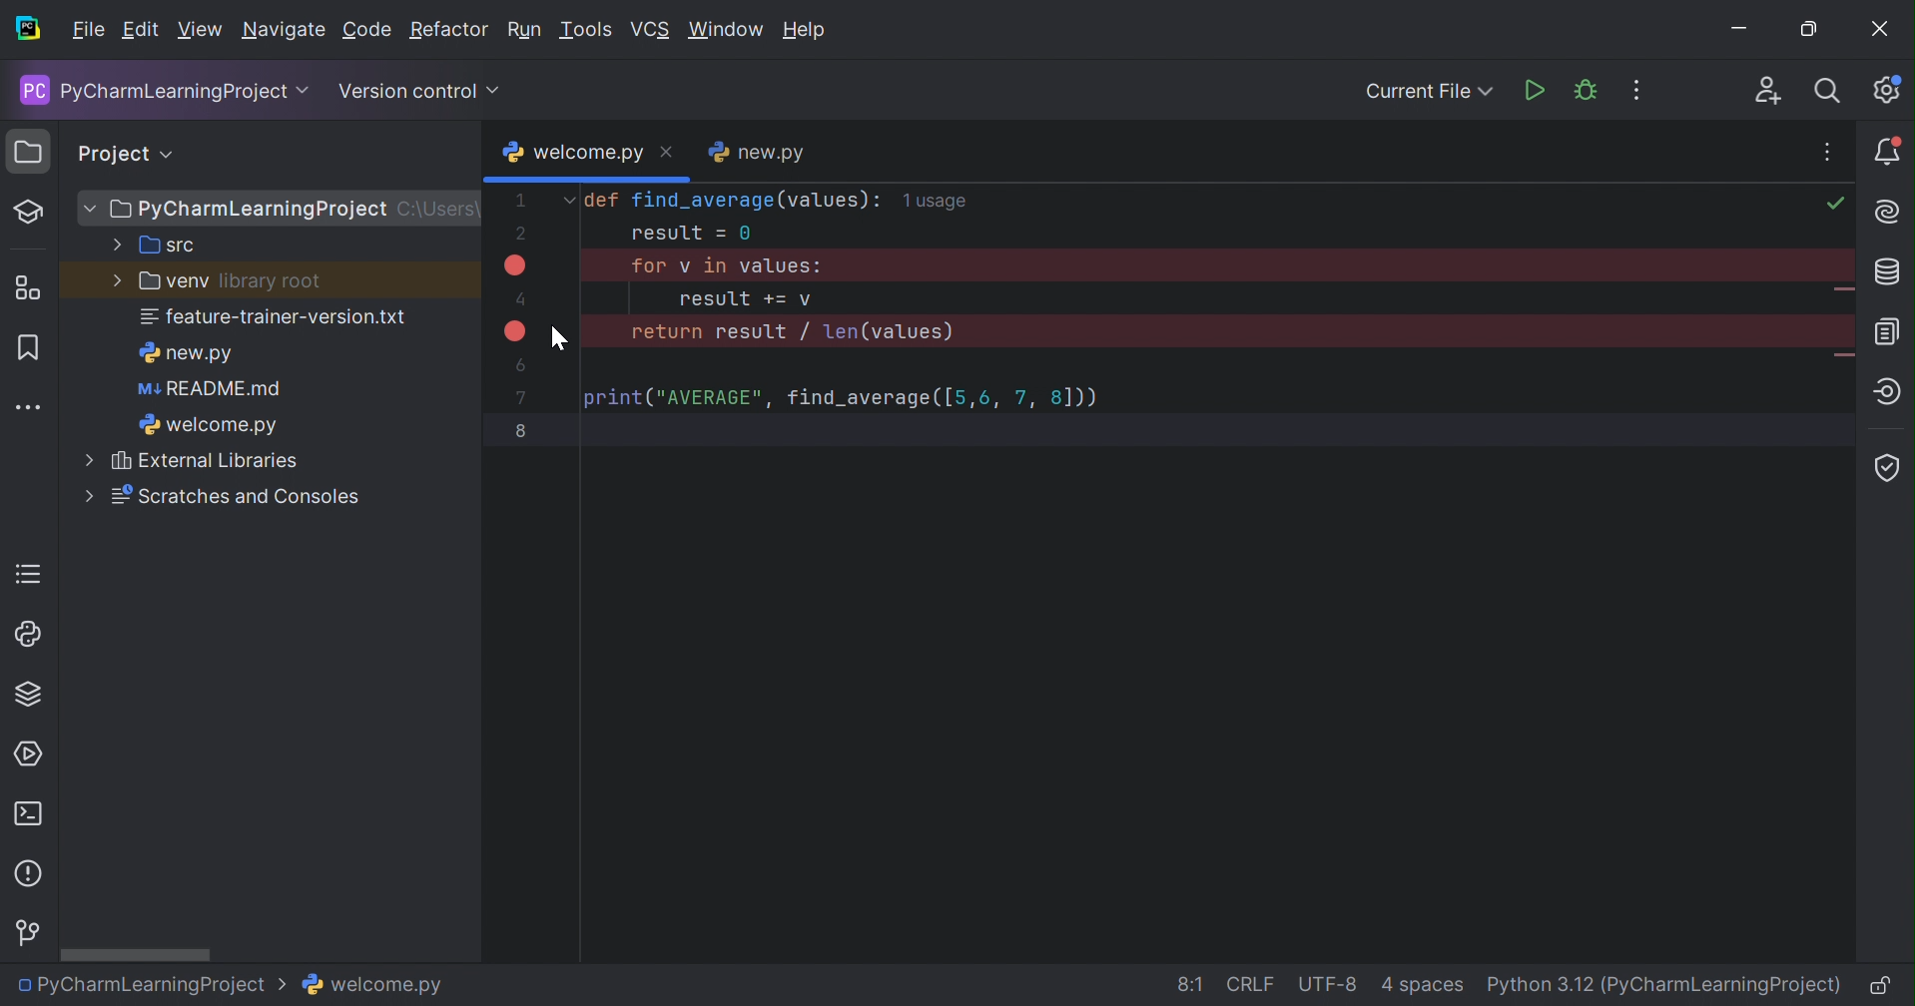 Image resolution: width=1915 pixels, height=1006 pixels. I want to click on new.py, so click(192, 355).